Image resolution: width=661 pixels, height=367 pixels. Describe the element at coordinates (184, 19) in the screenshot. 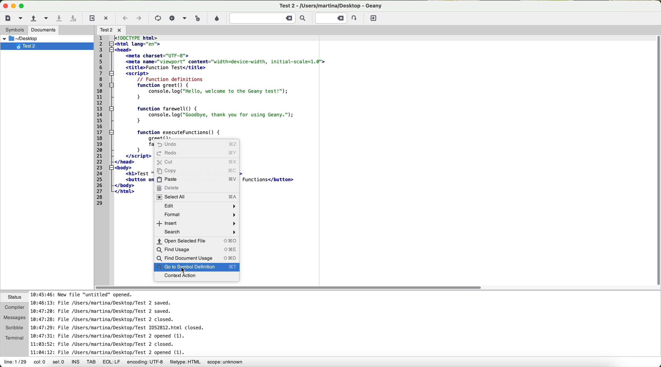

I see `icon` at that location.